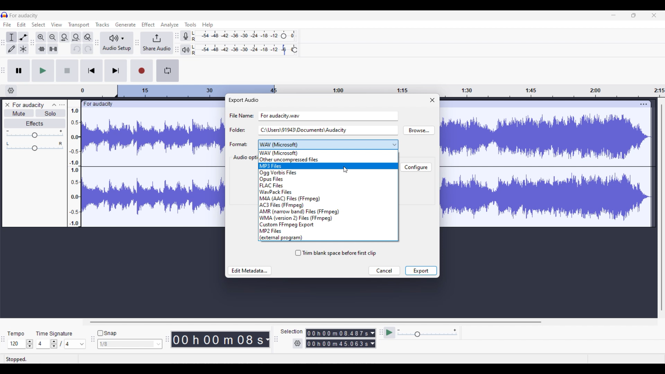 The width and height of the screenshot is (665, 374). I want to click on AC3 Files (FFmpeg), so click(328, 205).